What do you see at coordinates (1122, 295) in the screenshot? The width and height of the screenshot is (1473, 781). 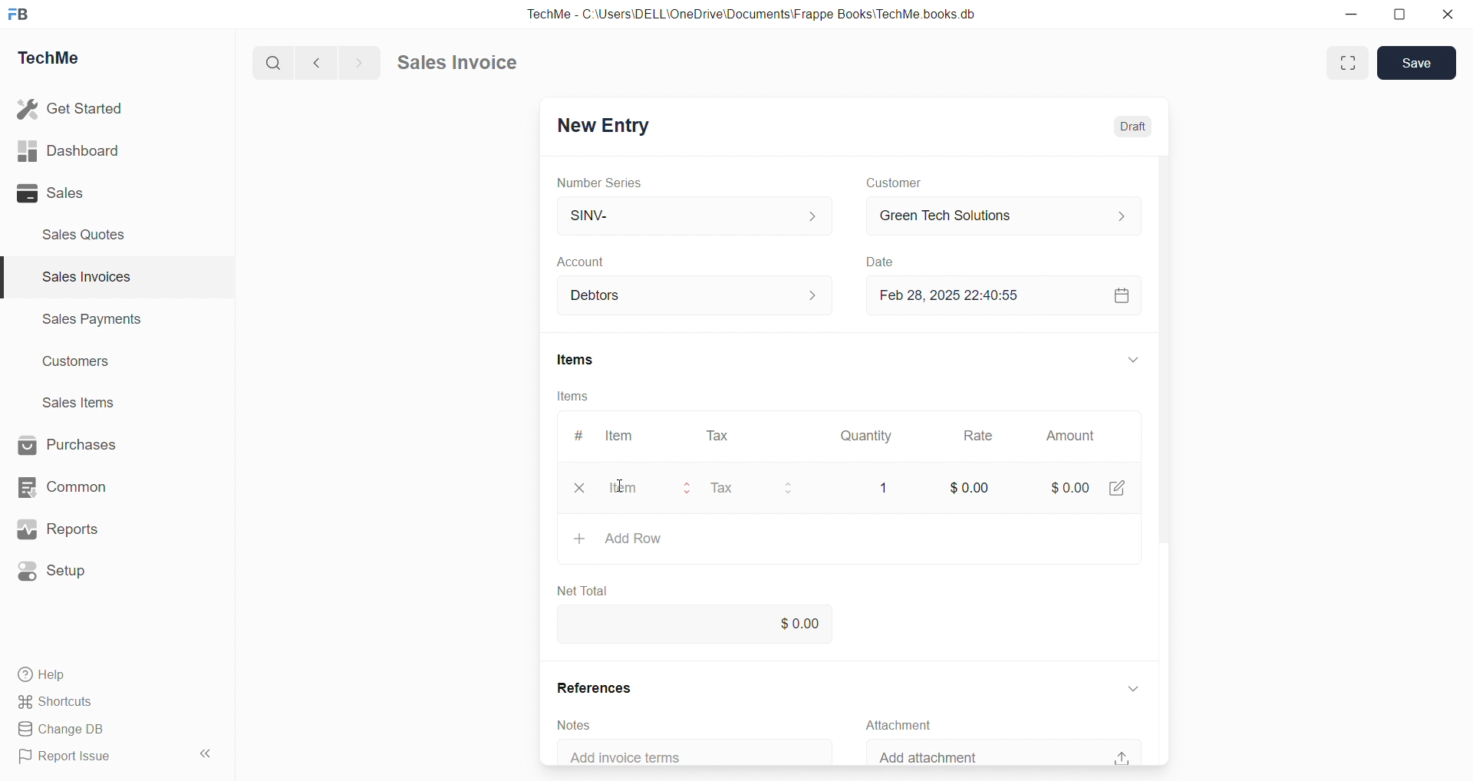 I see `calendar` at bounding box center [1122, 295].